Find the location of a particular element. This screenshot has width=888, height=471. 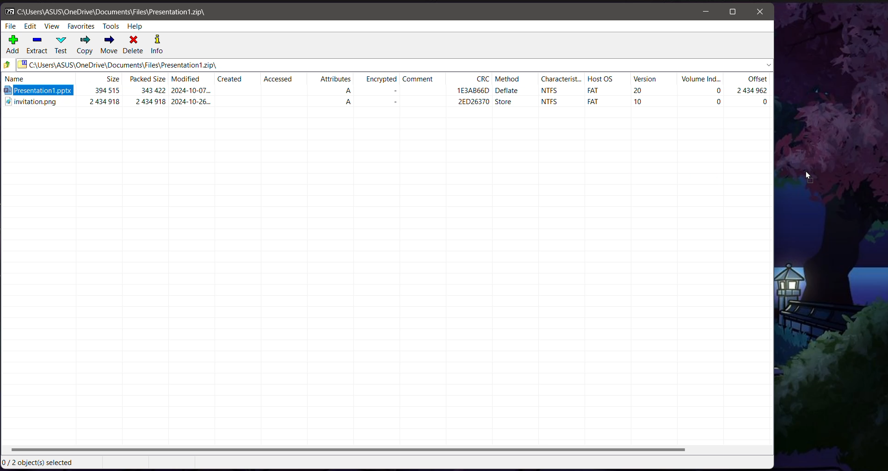

Maximize is located at coordinates (733, 12).